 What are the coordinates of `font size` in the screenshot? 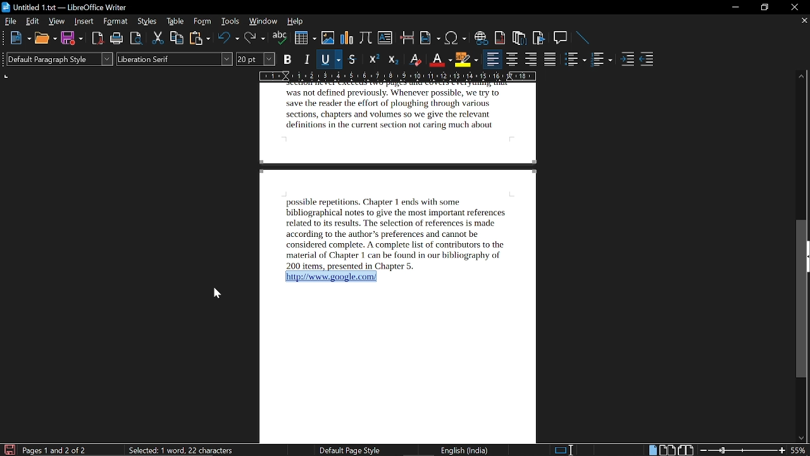 It's located at (256, 59).